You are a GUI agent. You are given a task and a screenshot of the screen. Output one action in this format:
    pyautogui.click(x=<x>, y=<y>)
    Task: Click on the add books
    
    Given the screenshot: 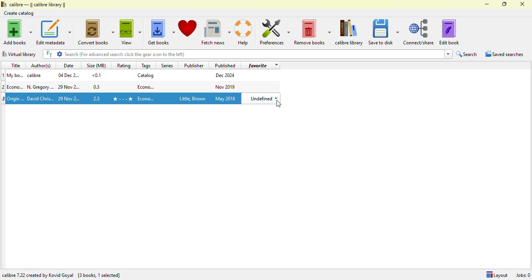 What is the action you would take?
    pyautogui.click(x=18, y=32)
    